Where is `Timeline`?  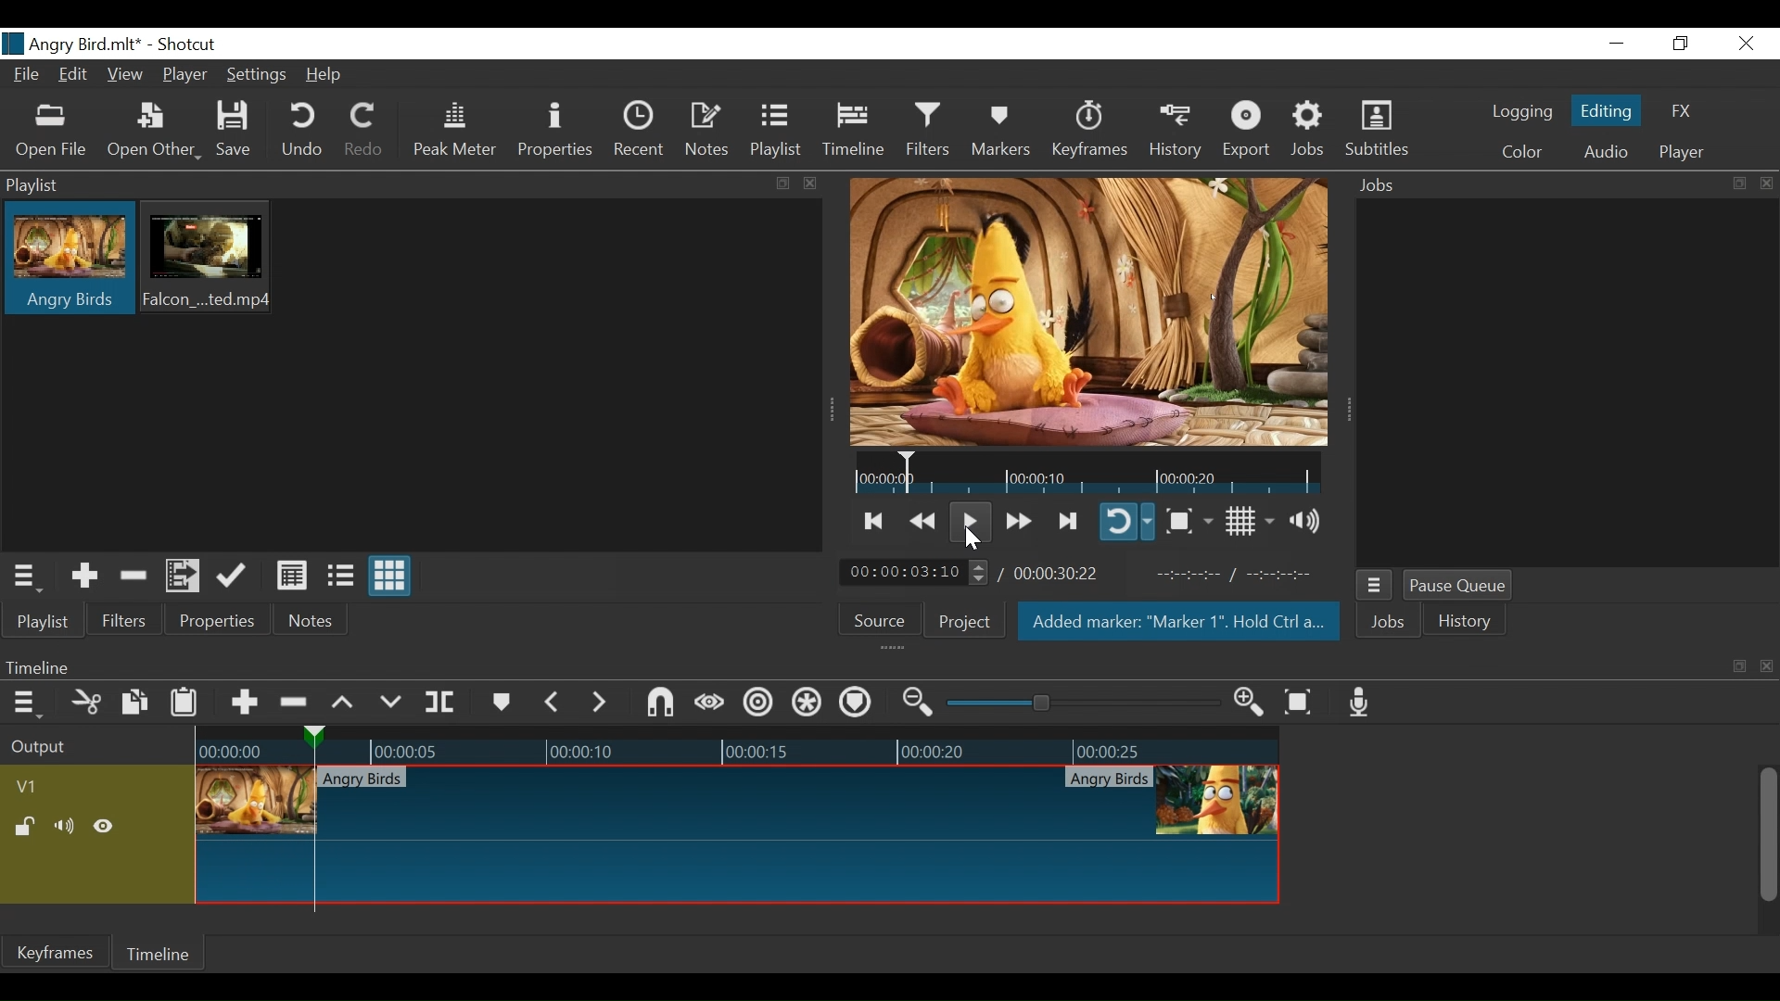 Timeline is located at coordinates (166, 956).